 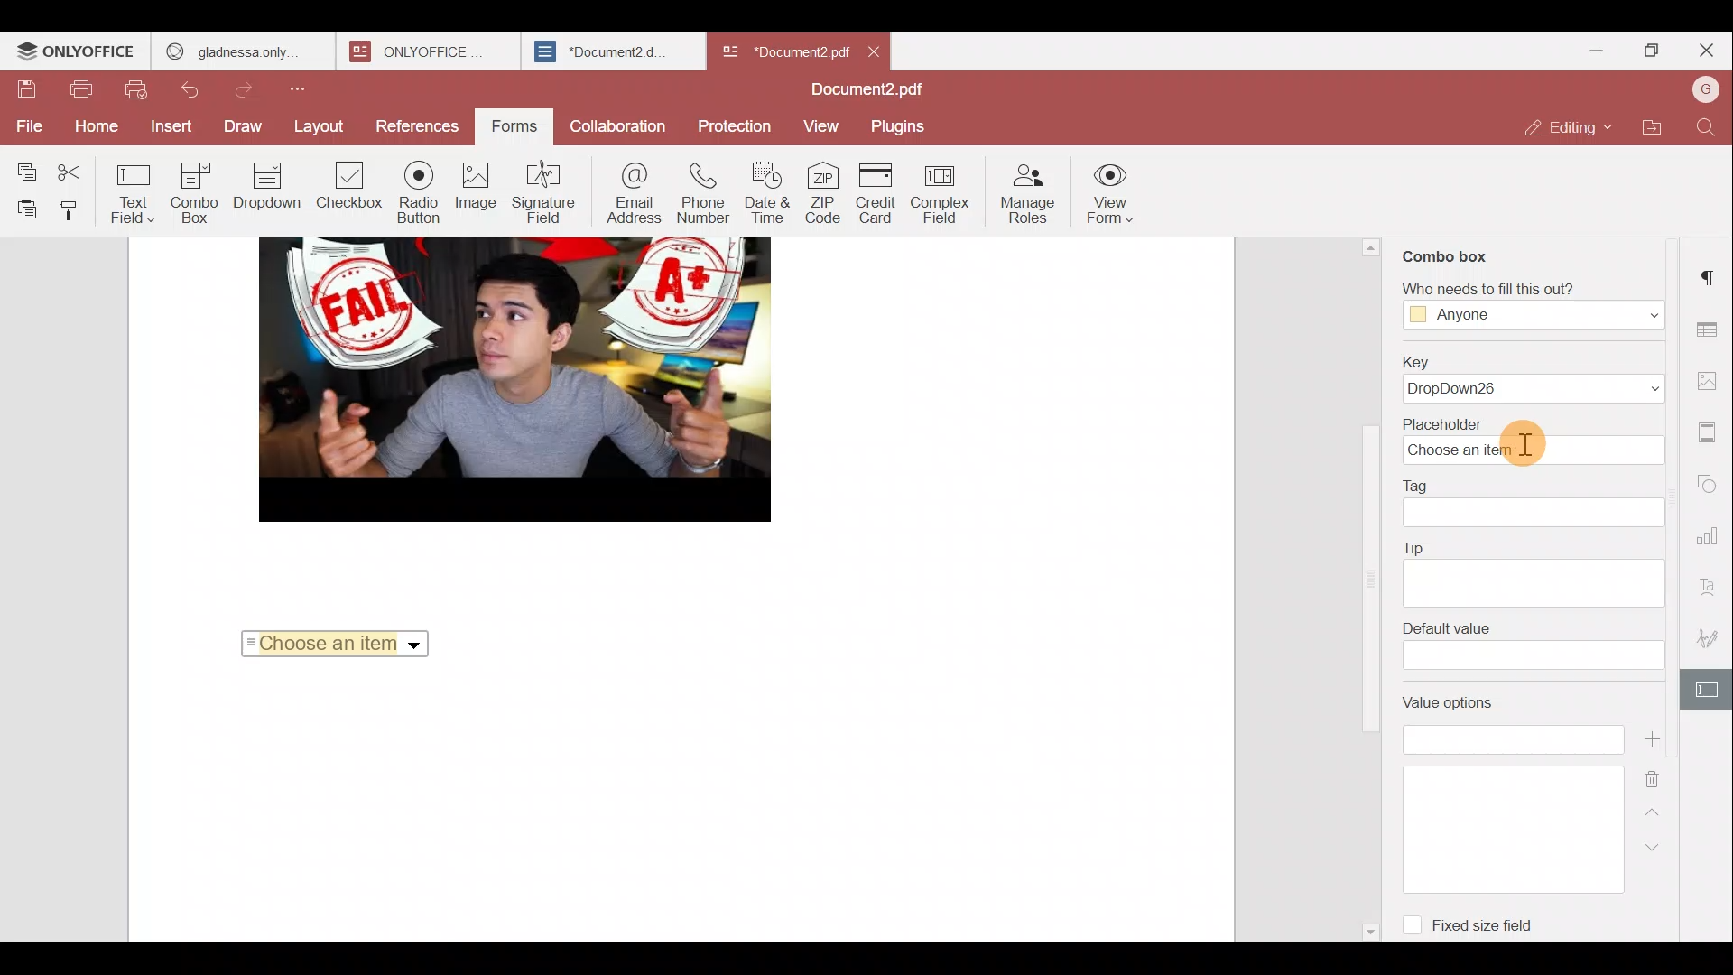 I want to click on *Document2.d., so click(x=601, y=49).